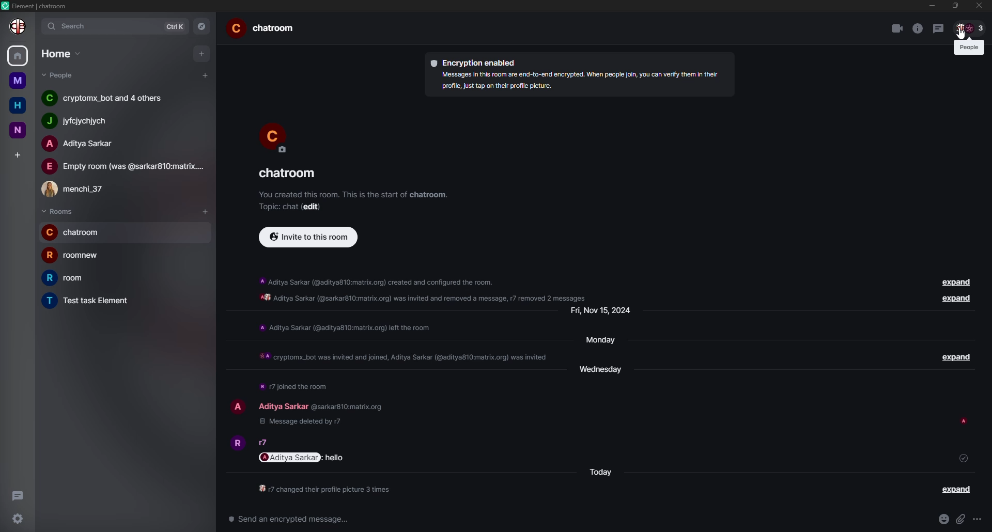 The image size is (992, 532). Describe the element at coordinates (956, 5) in the screenshot. I see `max` at that location.